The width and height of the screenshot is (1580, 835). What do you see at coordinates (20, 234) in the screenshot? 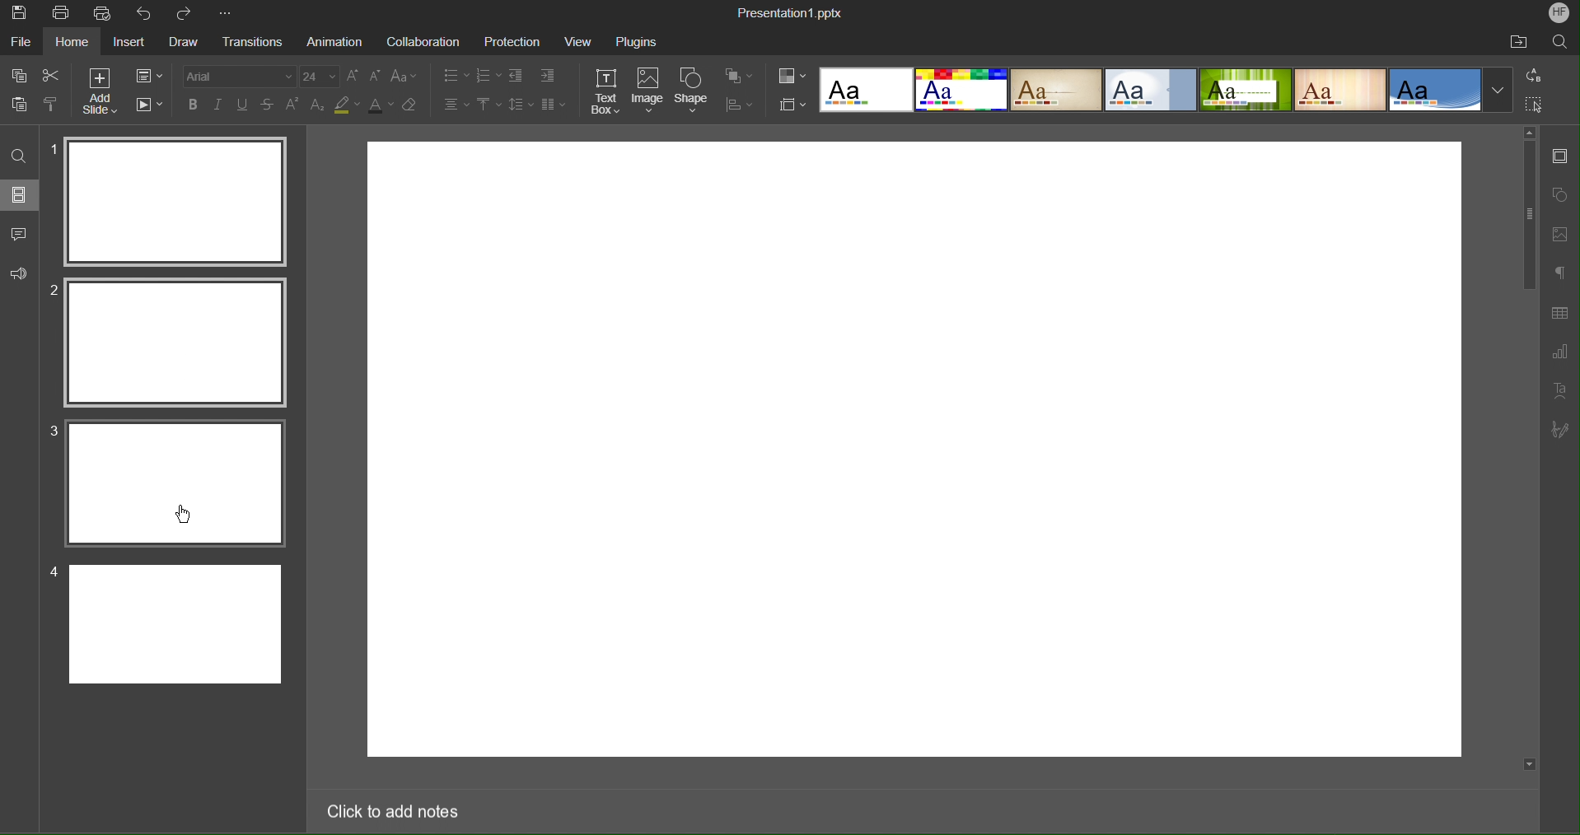
I see `Comments` at bounding box center [20, 234].